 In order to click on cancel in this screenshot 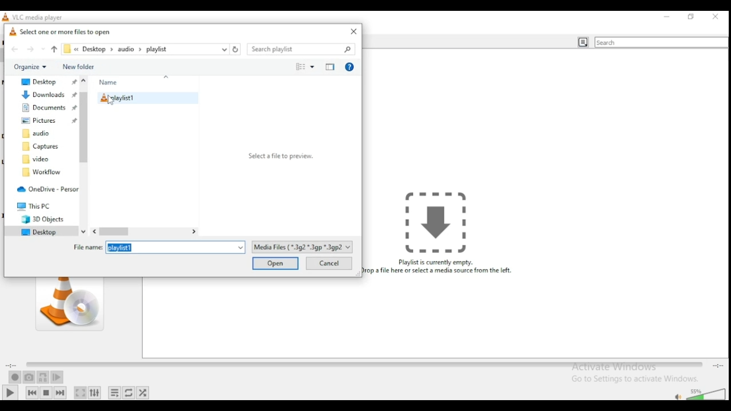, I will do `click(331, 264)`.